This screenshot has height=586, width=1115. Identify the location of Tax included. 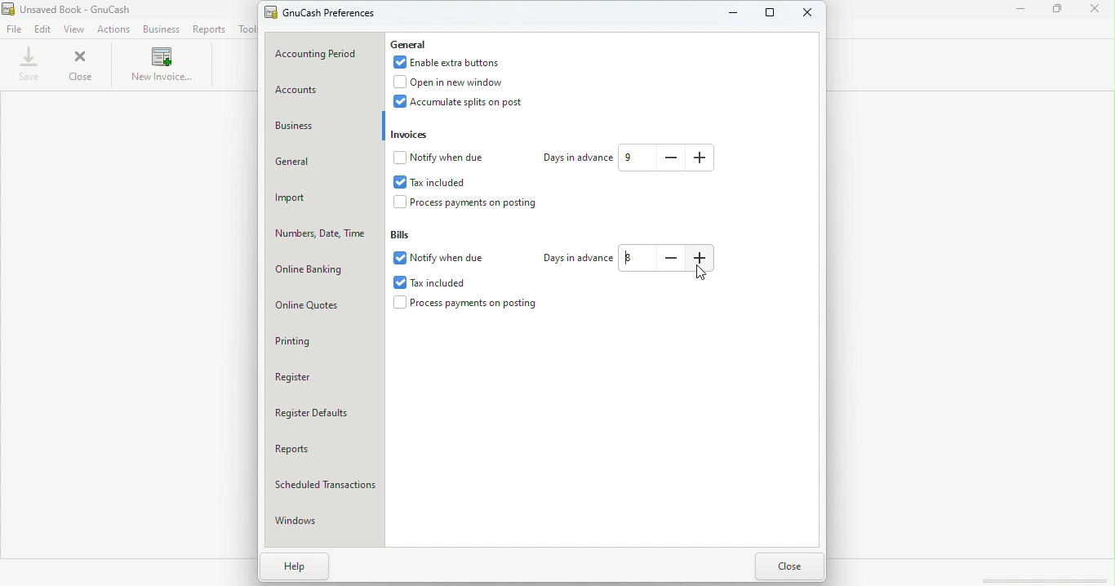
(433, 282).